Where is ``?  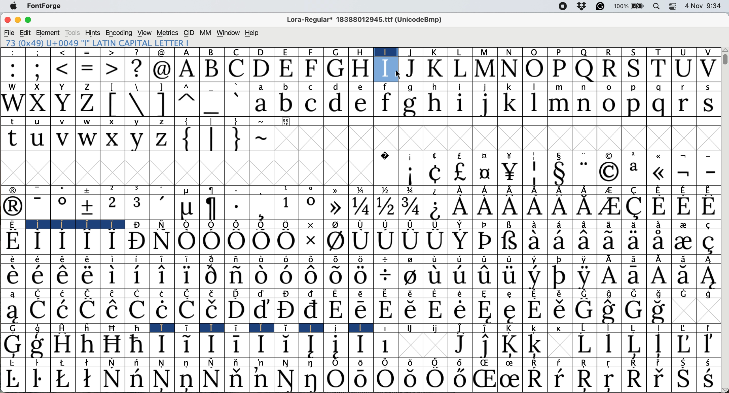  is located at coordinates (461, 294).